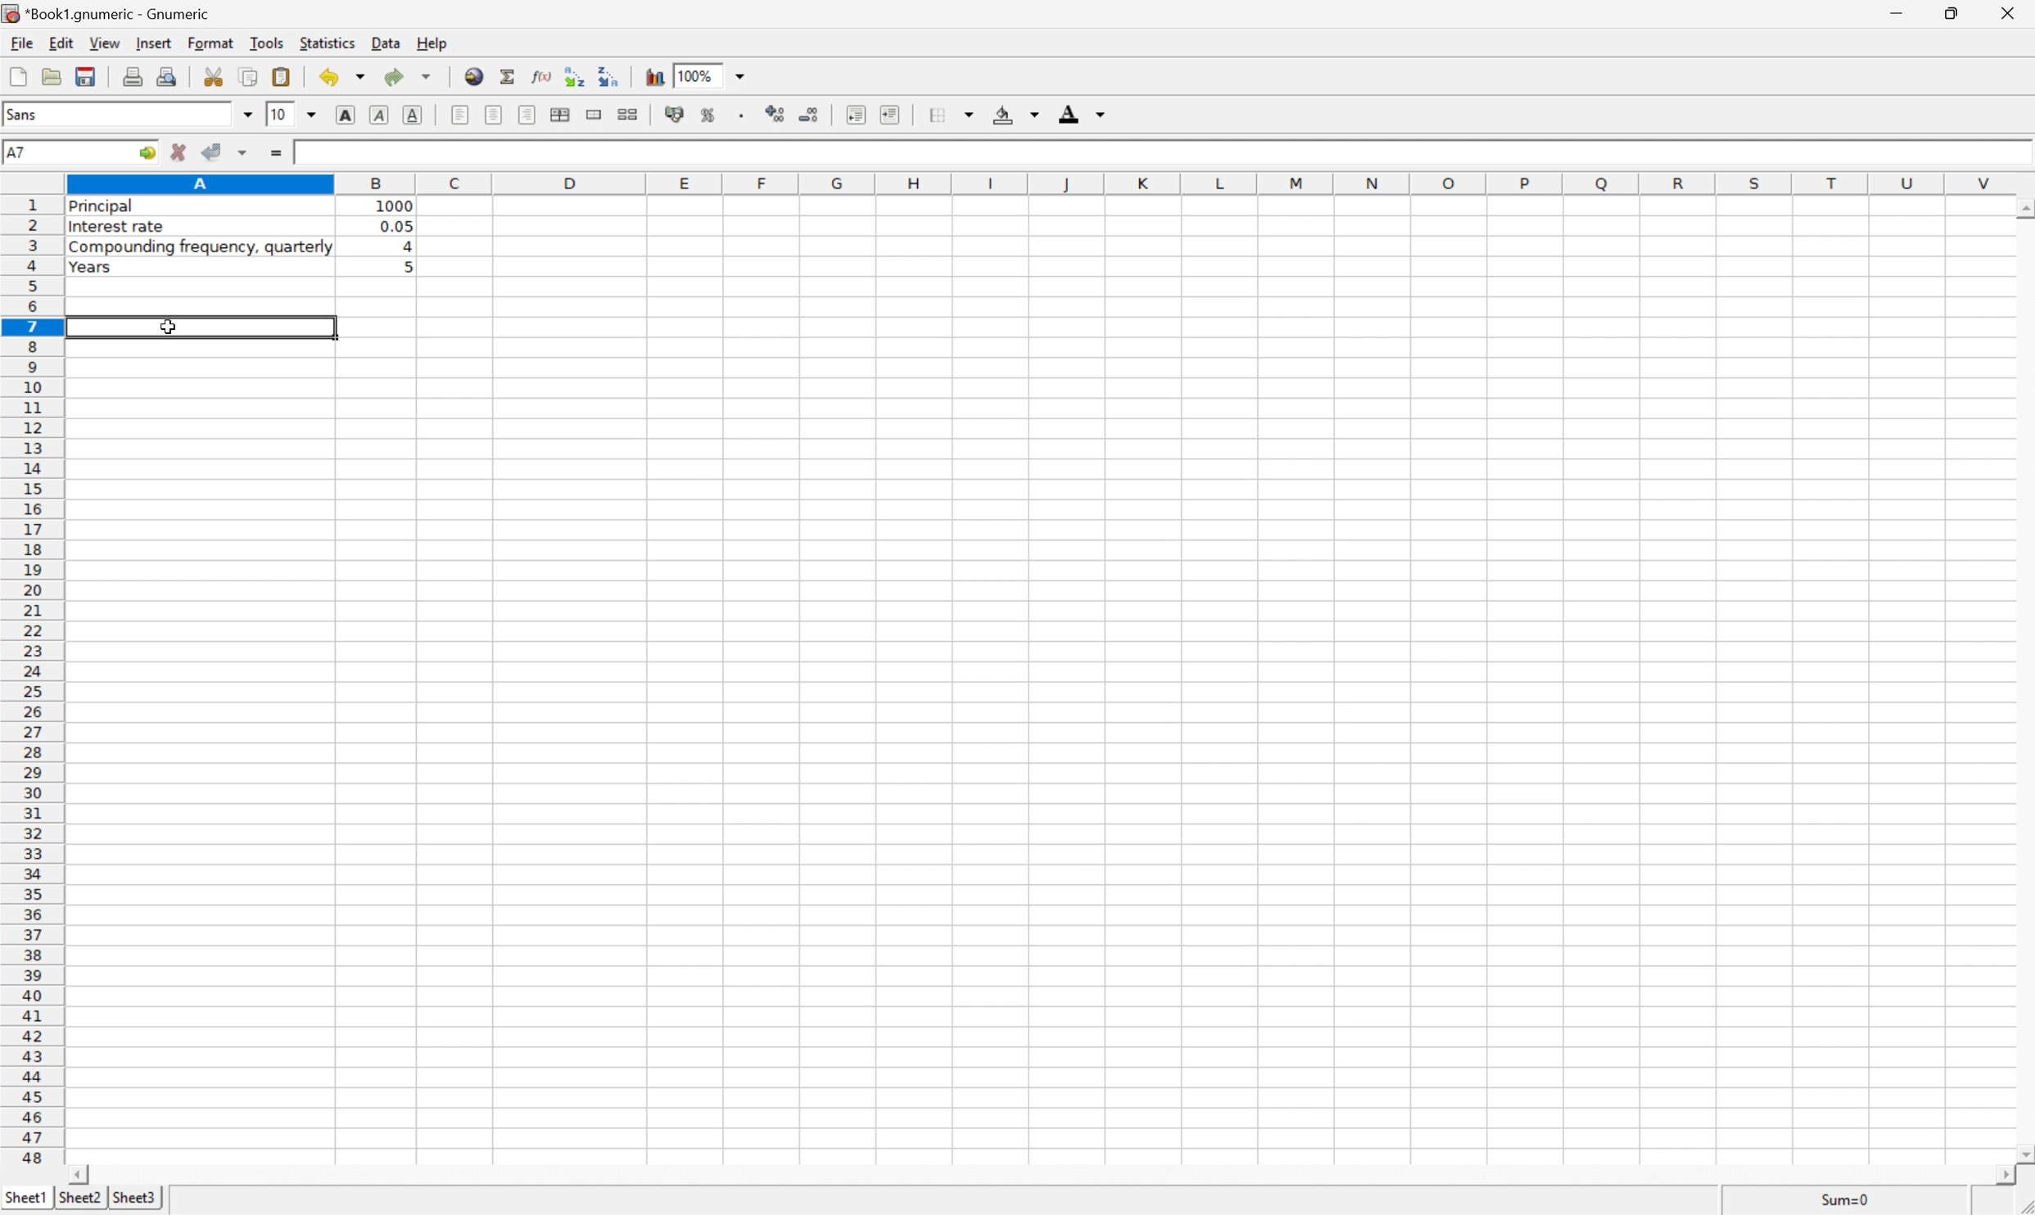 The height and width of the screenshot is (1215, 2035). Describe the element at coordinates (509, 75) in the screenshot. I see `sum in current cell` at that location.